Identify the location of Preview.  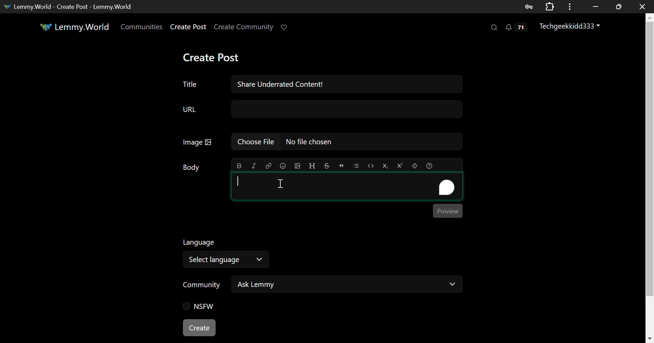
(448, 211).